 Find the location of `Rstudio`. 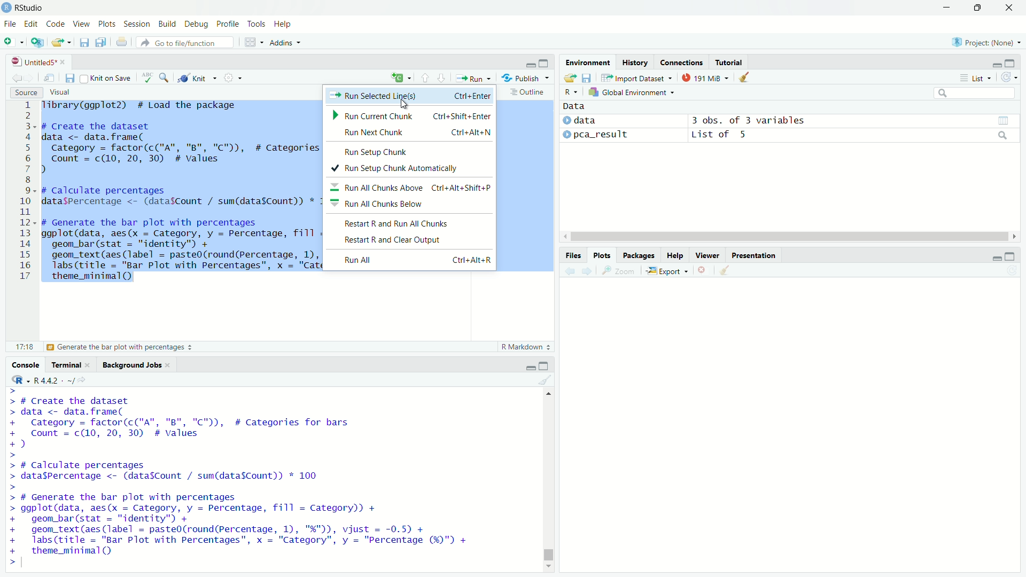

Rstudio is located at coordinates (30, 8).